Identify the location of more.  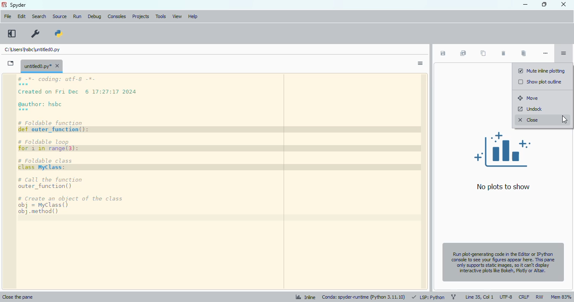
(546, 53).